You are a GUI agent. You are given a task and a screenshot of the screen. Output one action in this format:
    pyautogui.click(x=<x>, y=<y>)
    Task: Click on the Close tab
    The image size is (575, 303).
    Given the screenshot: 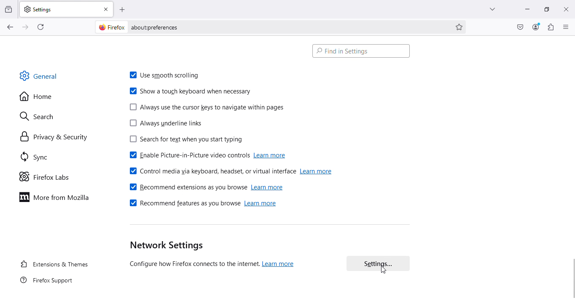 What is the action you would take?
    pyautogui.click(x=107, y=9)
    